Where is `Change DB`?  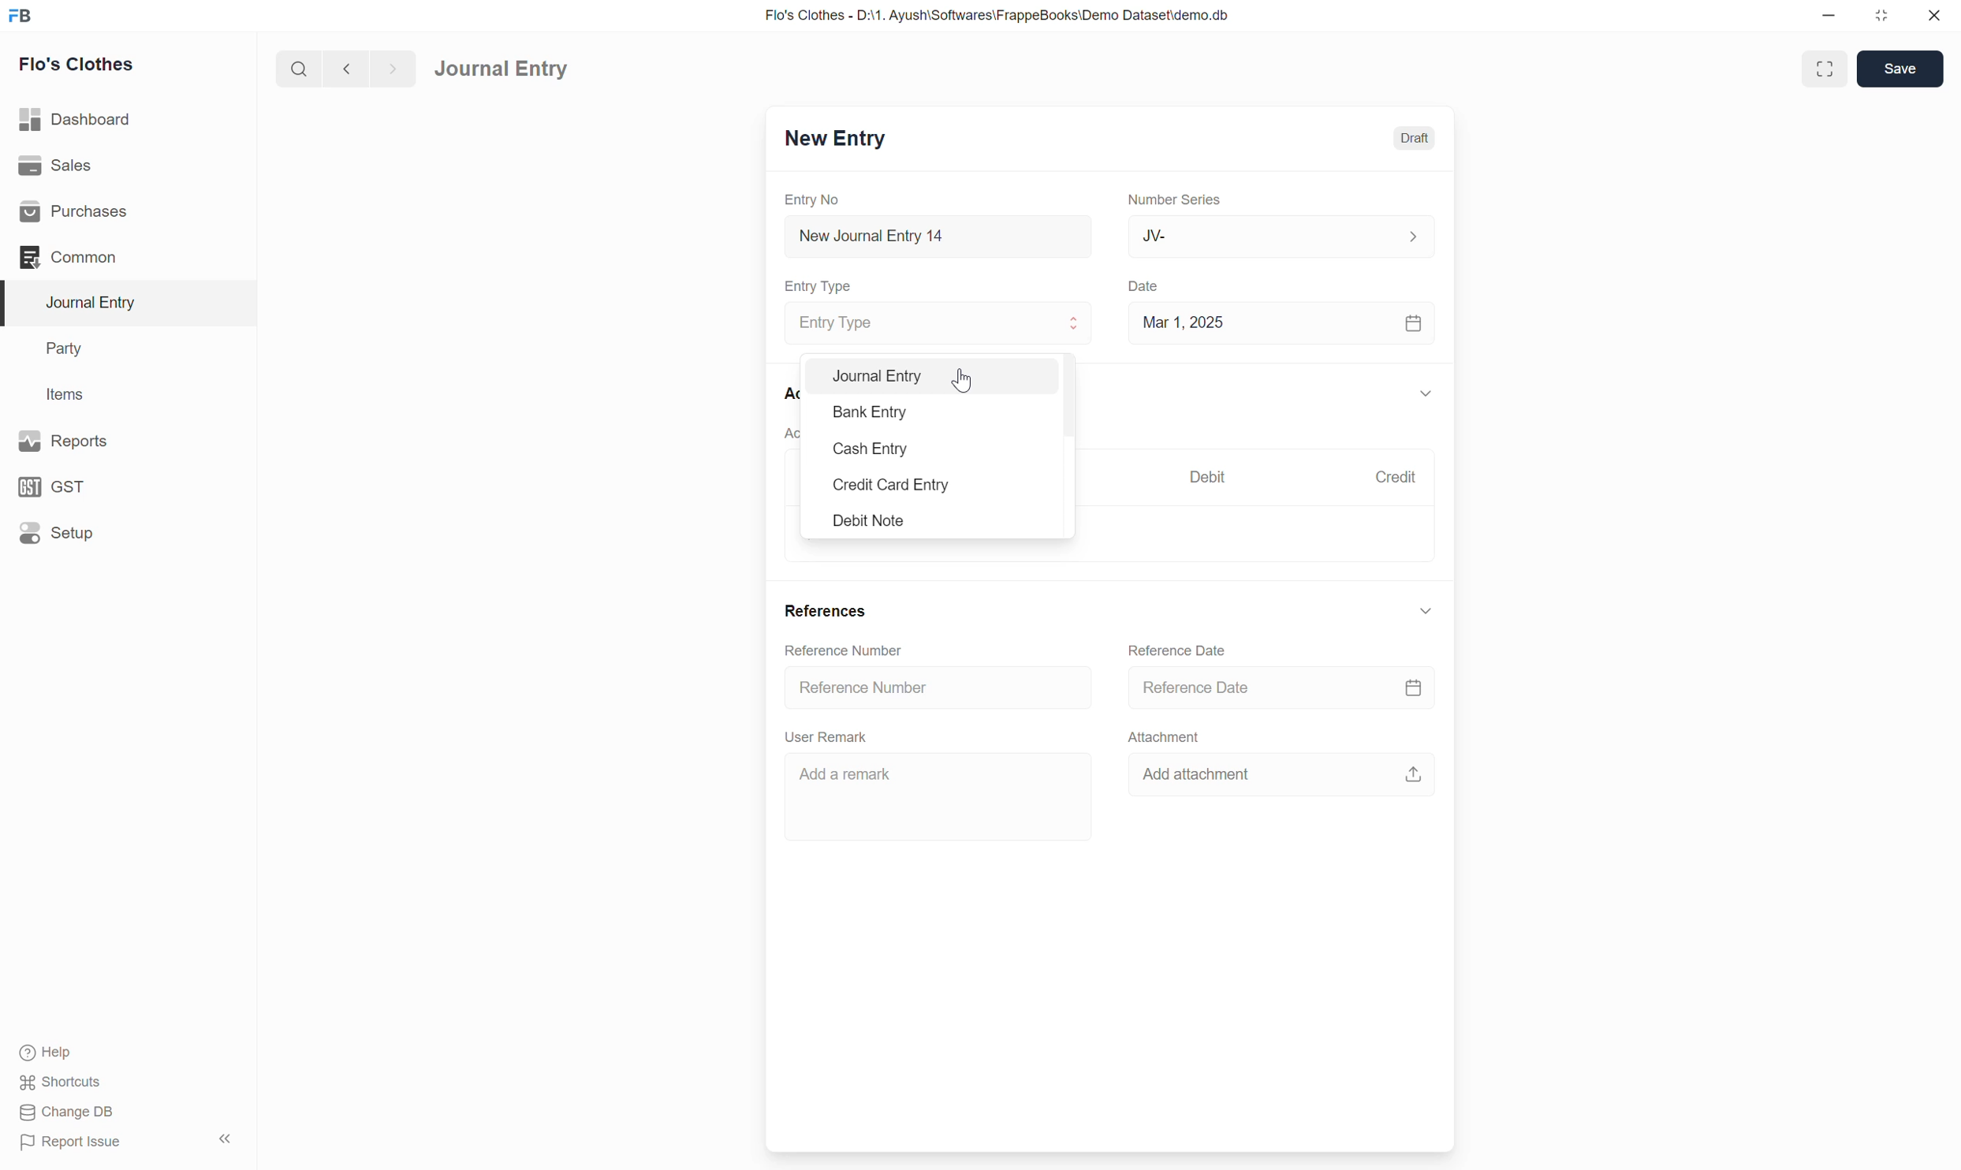
Change DB is located at coordinates (66, 1112).